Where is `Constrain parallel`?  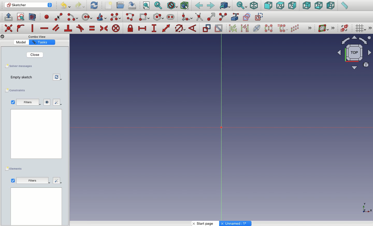 Constrain parallel is located at coordinates (56, 28).